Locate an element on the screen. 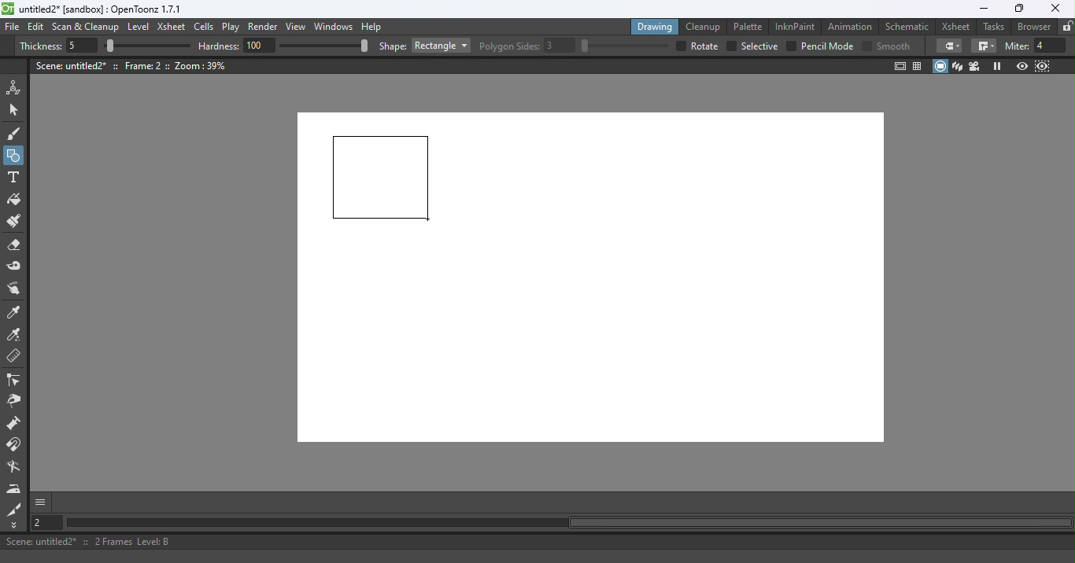  RGB picker tool is located at coordinates (17, 336).